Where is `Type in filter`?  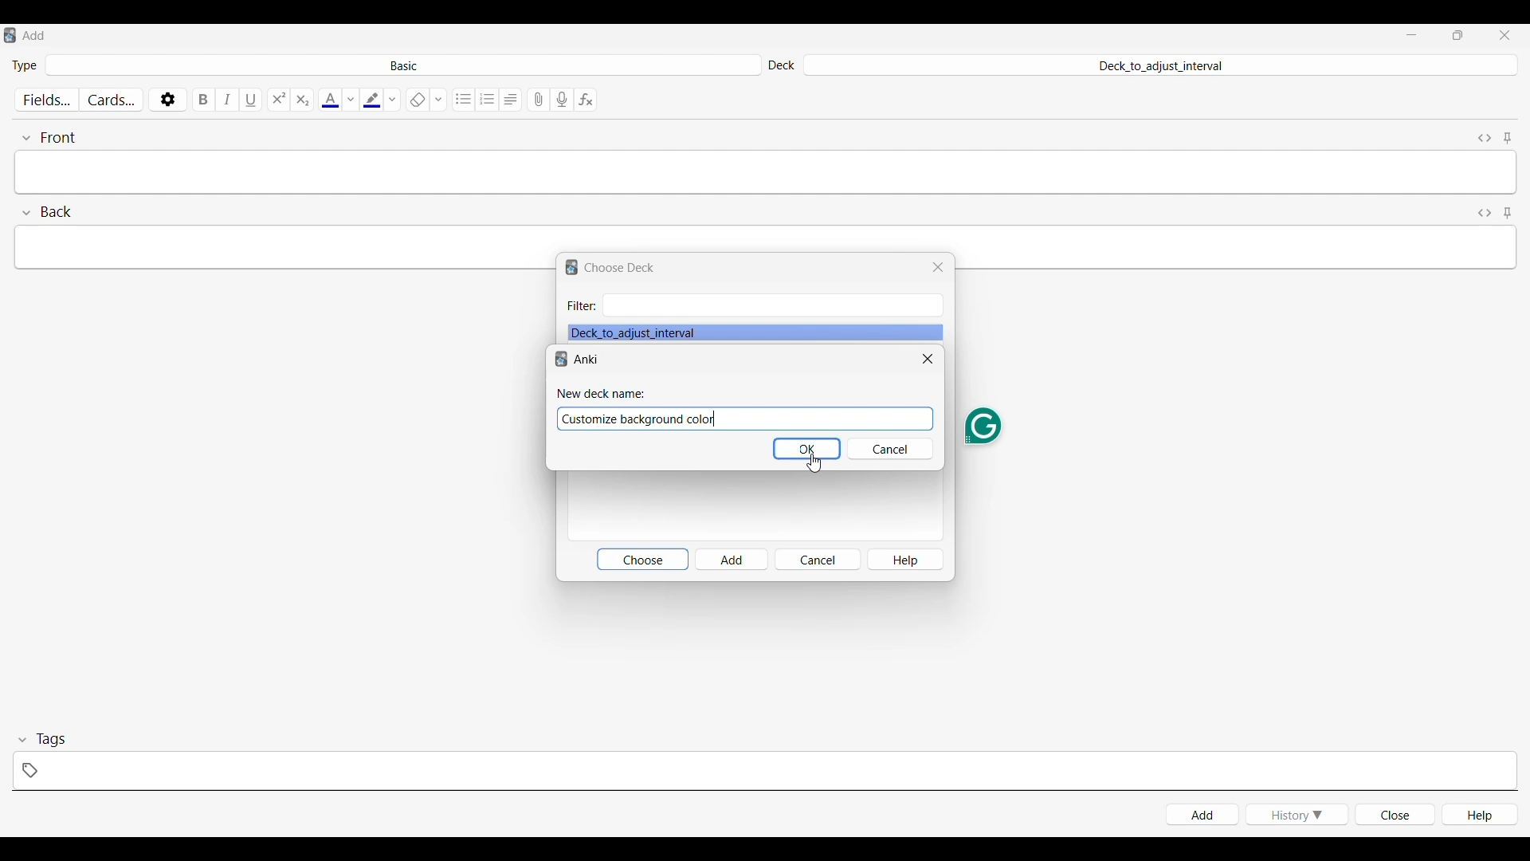 Type in filter is located at coordinates (771, 305).